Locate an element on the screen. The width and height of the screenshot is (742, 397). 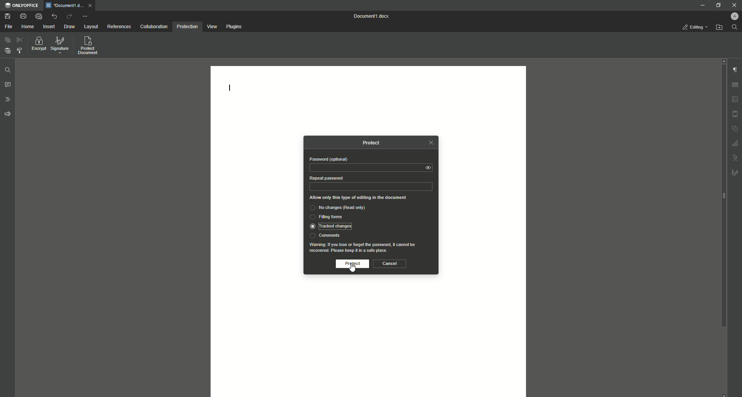
Undo is located at coordinates (54, 16).